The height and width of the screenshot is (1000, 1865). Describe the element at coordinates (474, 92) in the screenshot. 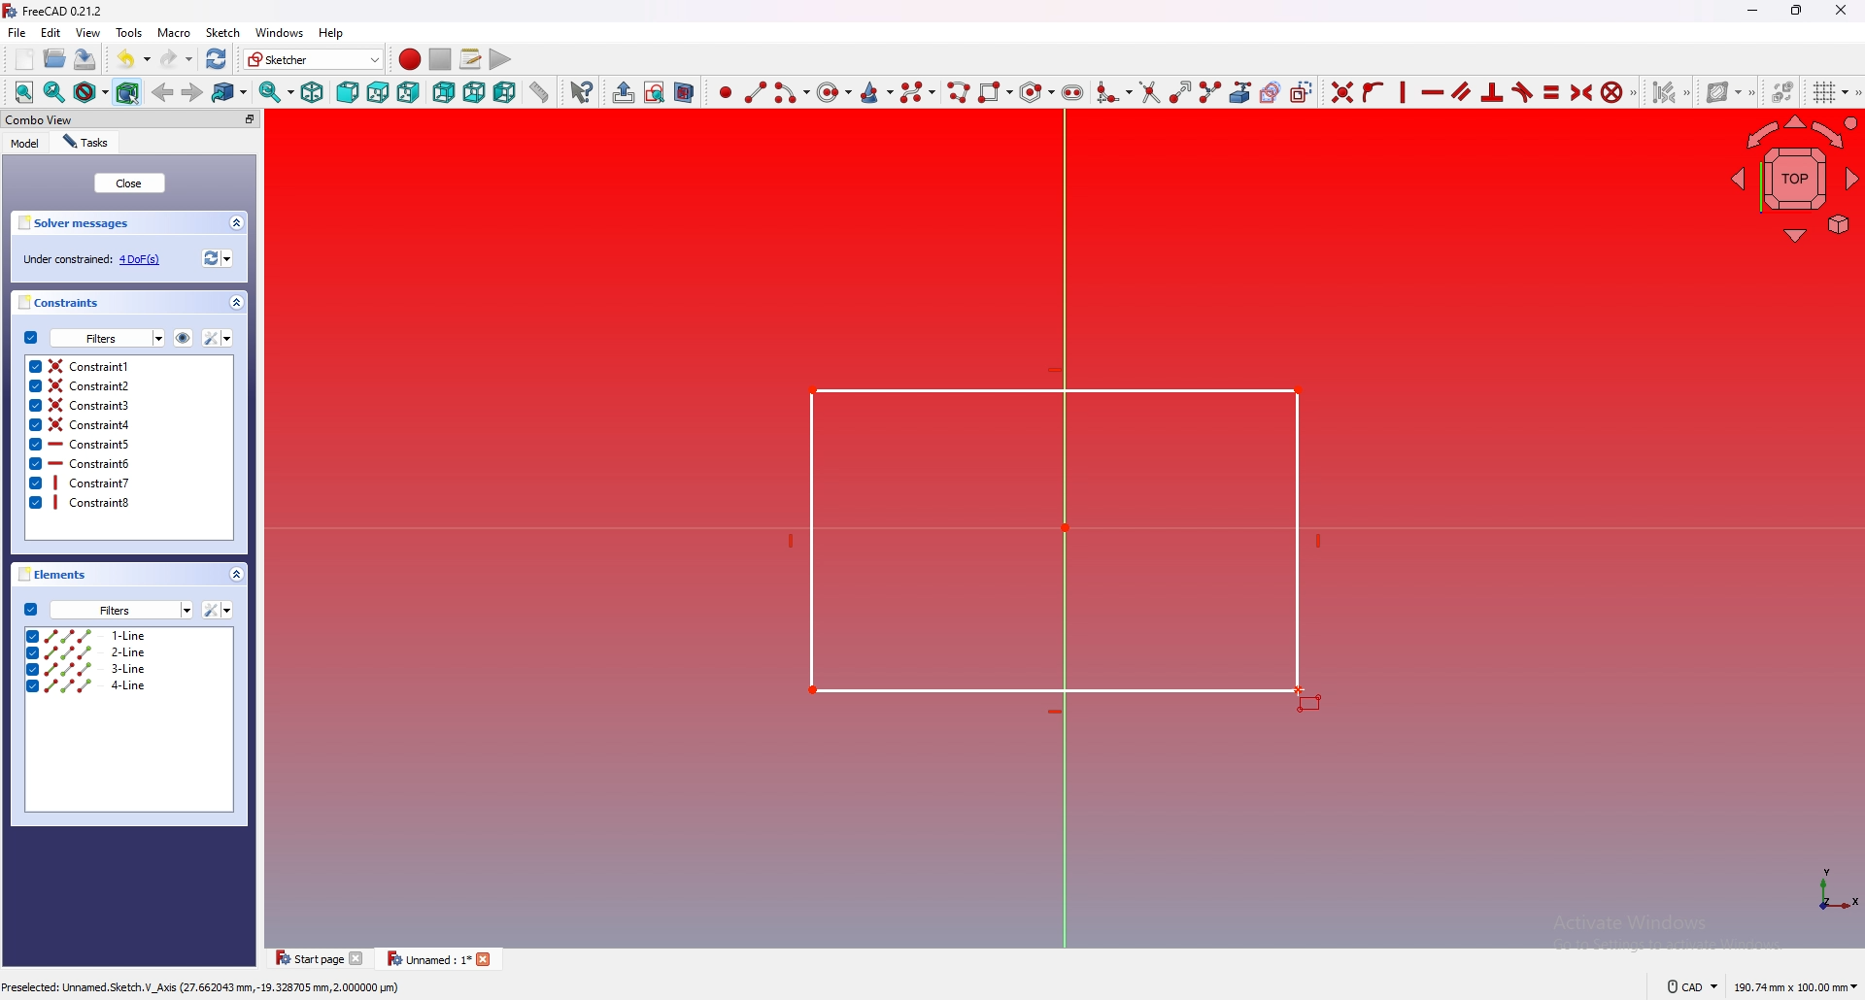

I see `bottom` at that location.